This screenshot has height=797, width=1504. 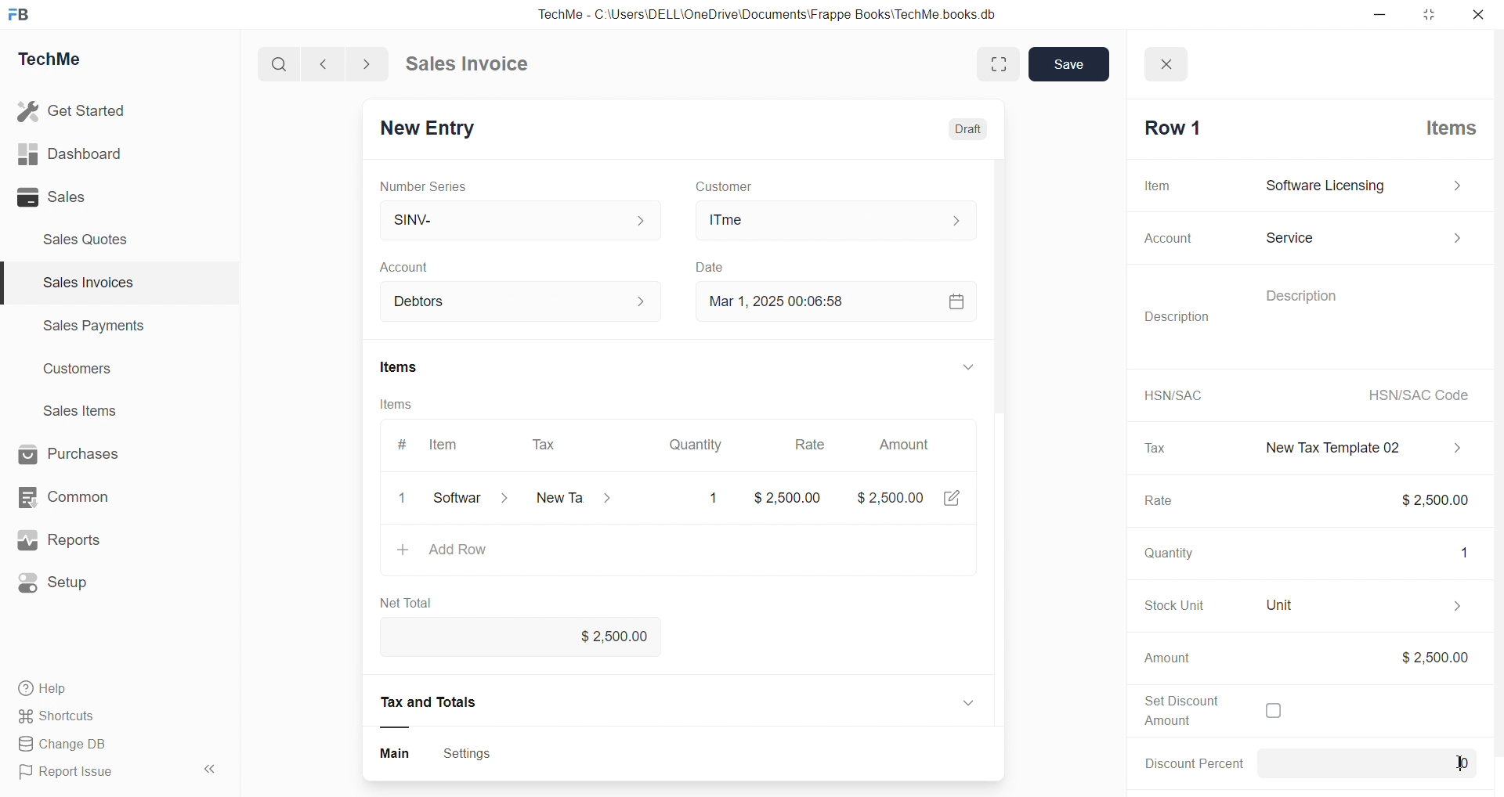 What do you see at coordinates (1069, 65) in the screenshot?
I see `Save` at bounding box center [1069, 65].